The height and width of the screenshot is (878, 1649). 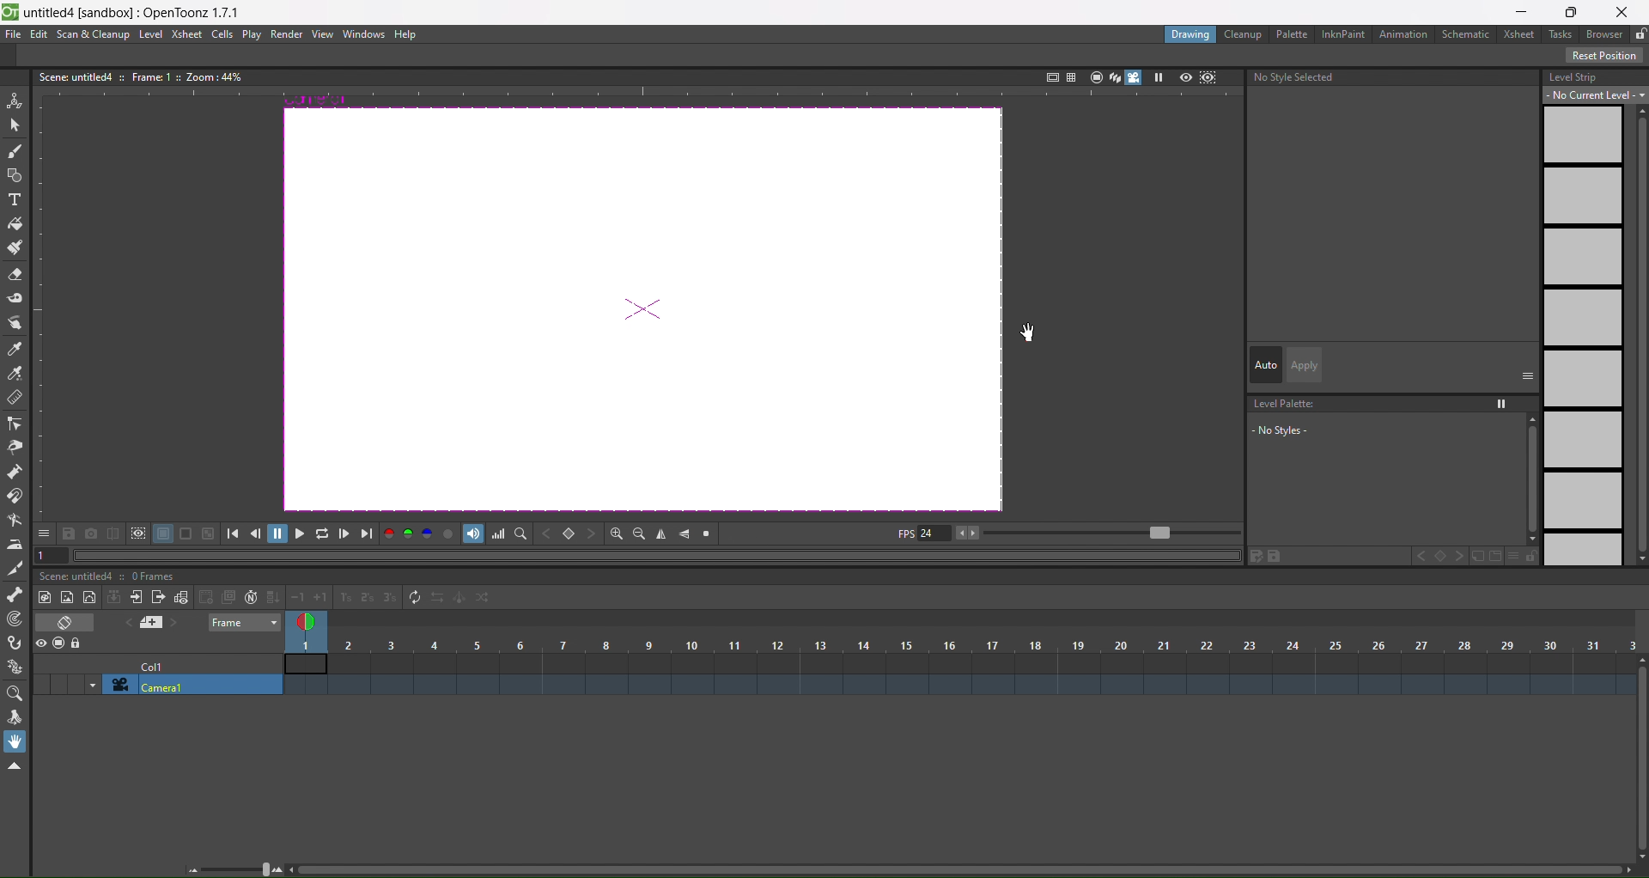 What do you see at coordinates (15, 177) in the screenshot?
I see `geometry tool` at bounding box center [15, 177].